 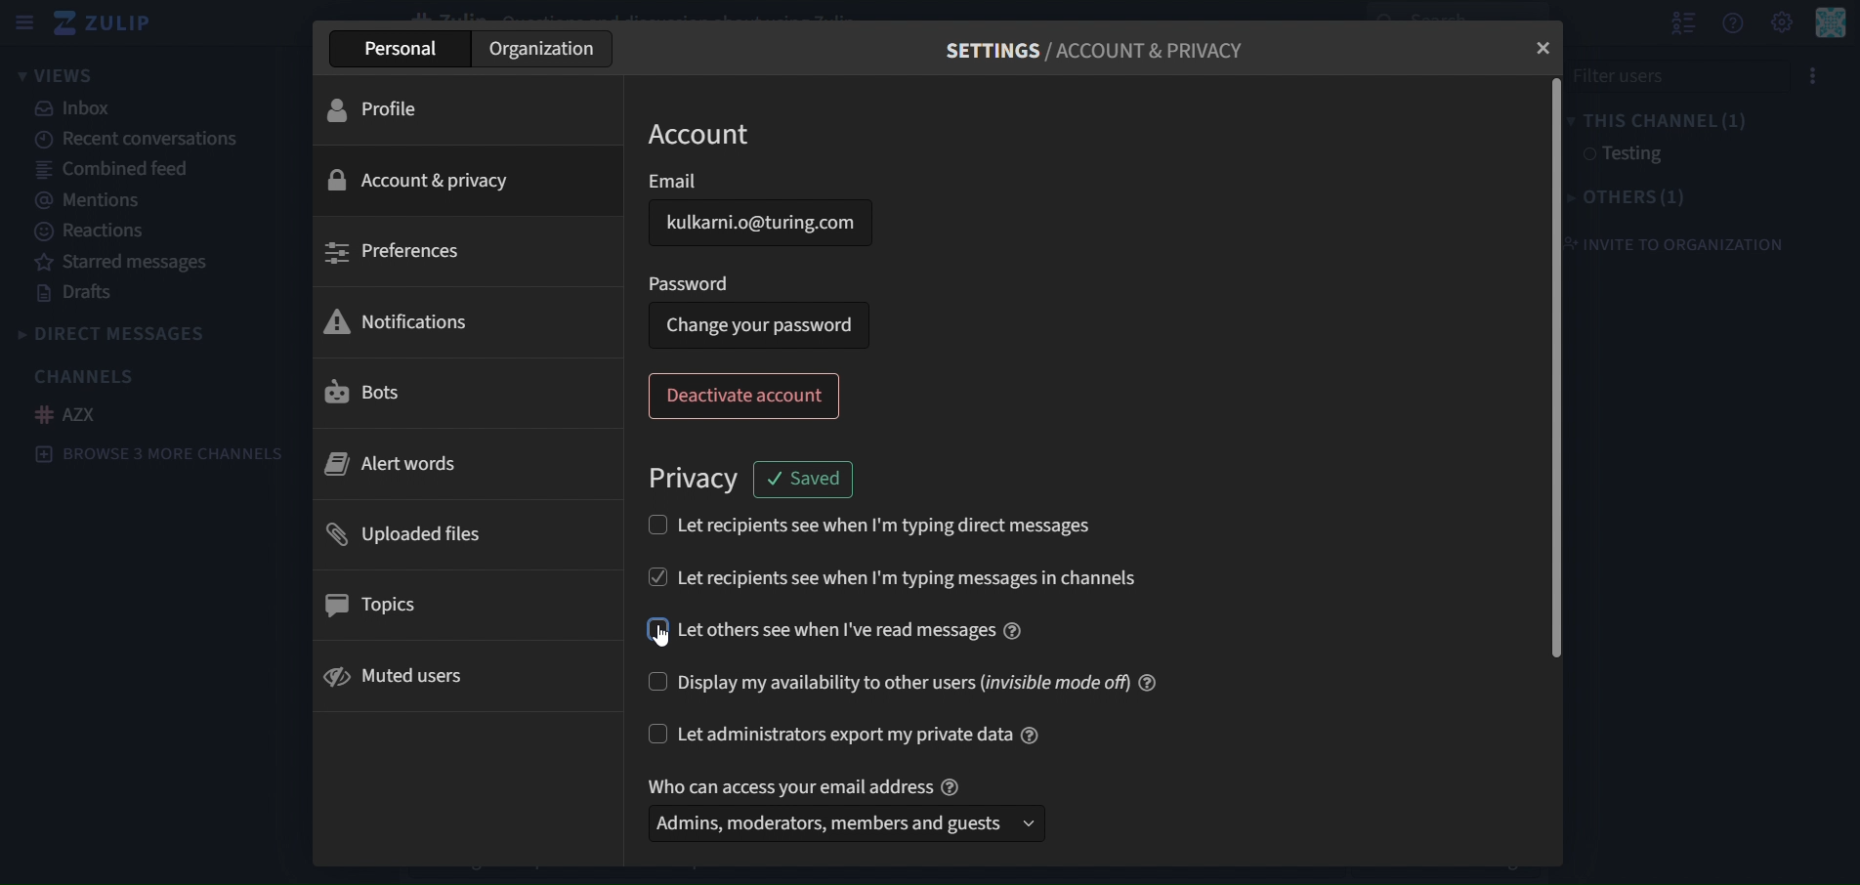 I want to click on personal, so click(x=399, y=52).